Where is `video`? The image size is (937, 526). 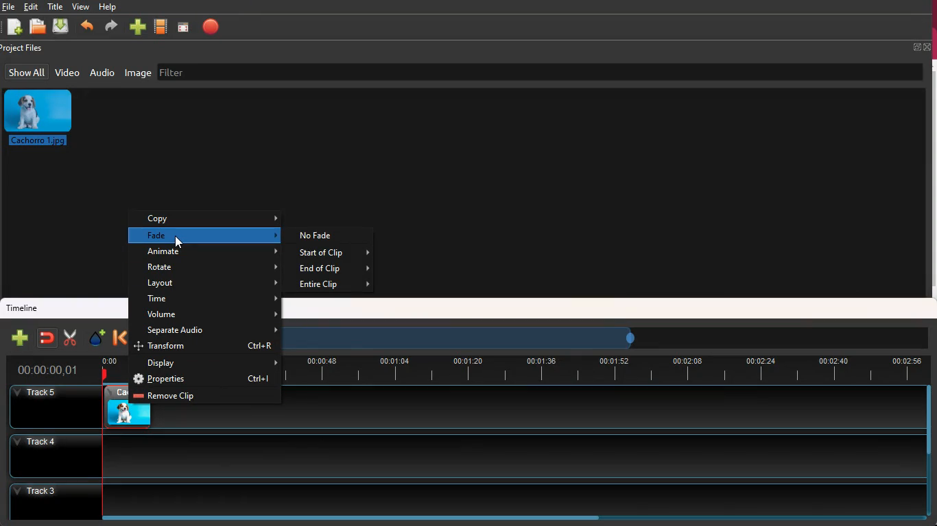
video is located at coordinates (68, 72).